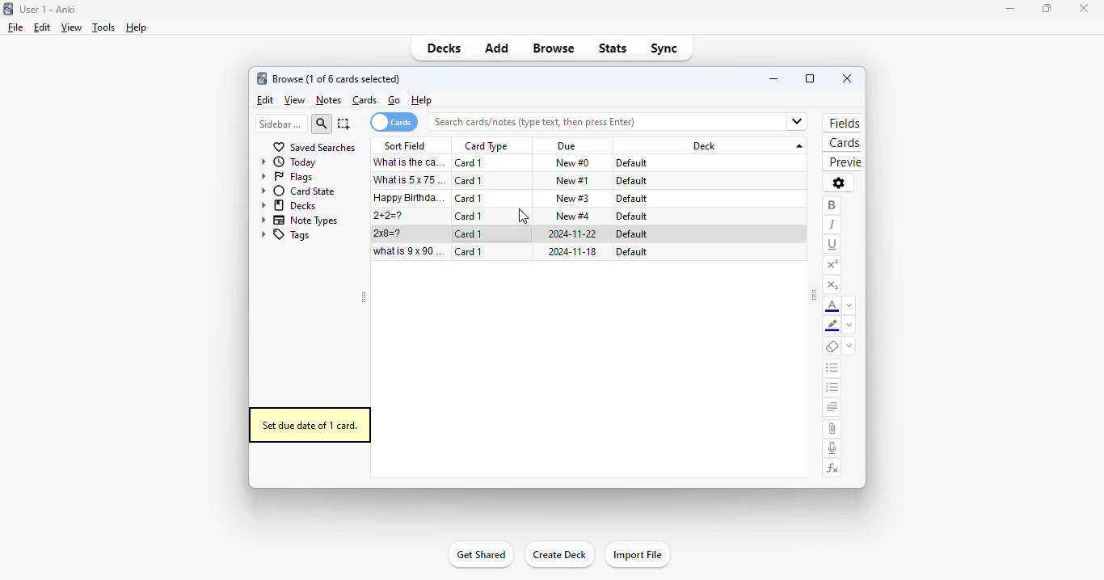 This screenshot has height=580, width=1104. I want to click on minimize, so click(1005, 9).